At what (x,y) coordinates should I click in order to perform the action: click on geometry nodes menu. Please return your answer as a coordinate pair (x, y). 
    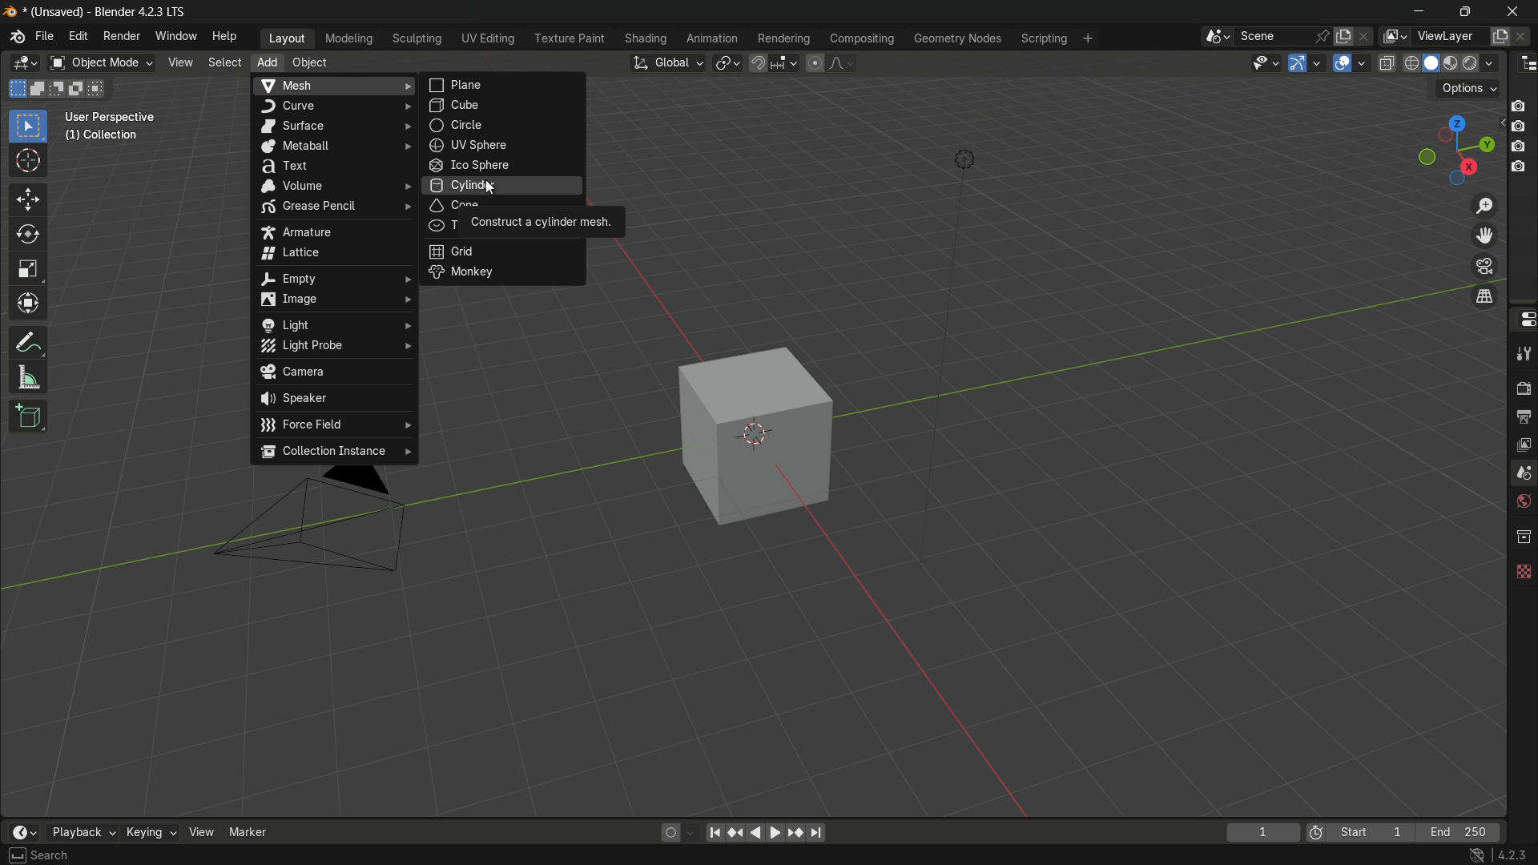
    Looking at the image, I should click on (958, 39).